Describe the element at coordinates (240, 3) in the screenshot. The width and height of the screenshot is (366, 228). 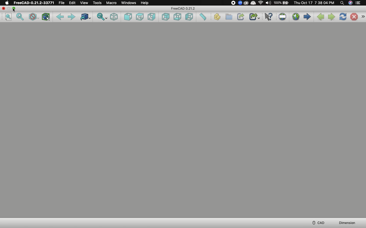
I see `Zoom` at that location.